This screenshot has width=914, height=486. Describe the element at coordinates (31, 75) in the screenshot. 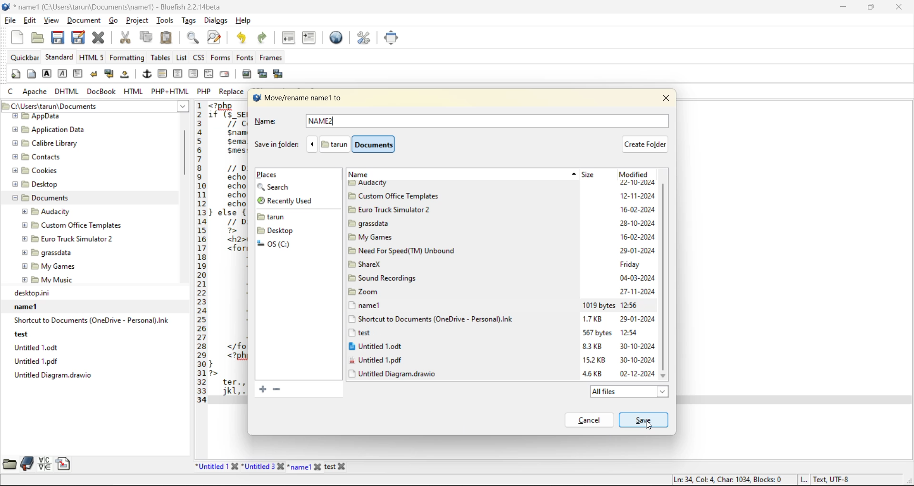

I see `body` at that location.